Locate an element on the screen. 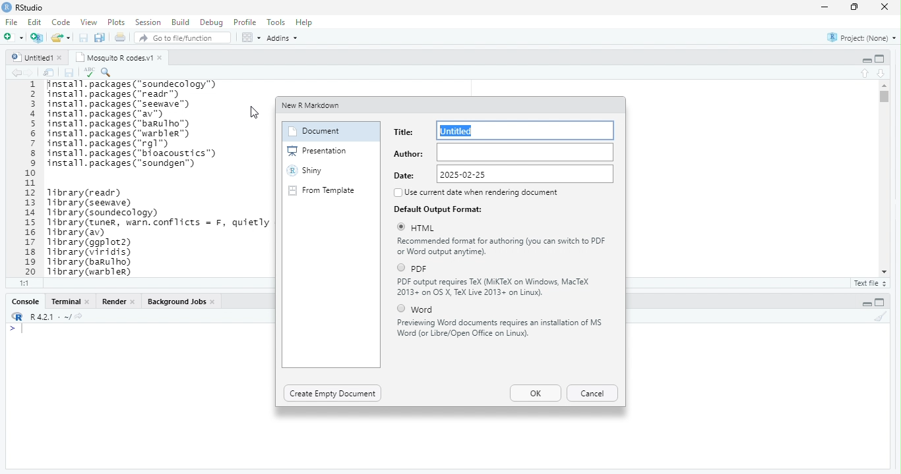 The image size is (901, 474). Console is located at coordinates (26, 302).